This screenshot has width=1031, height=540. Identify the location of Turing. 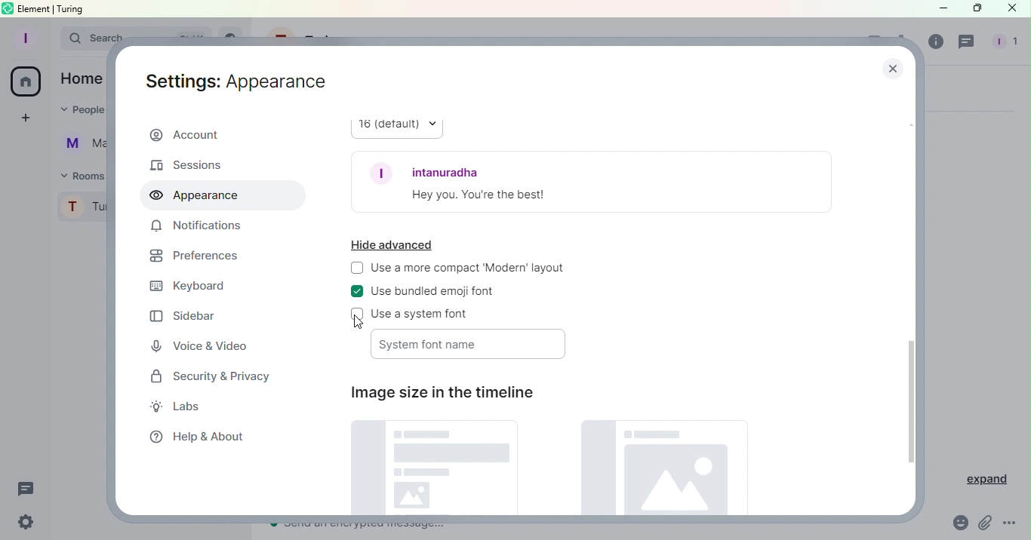
(82, 204).